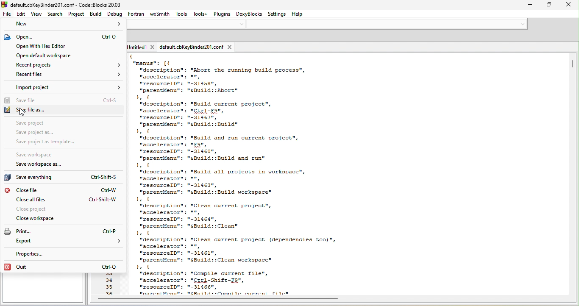 The width and height of the screenshot is (579, 306). What do you see at coordinates (276, 13) in the screenshot?
I see `settings` at bounding box center [276, 13].